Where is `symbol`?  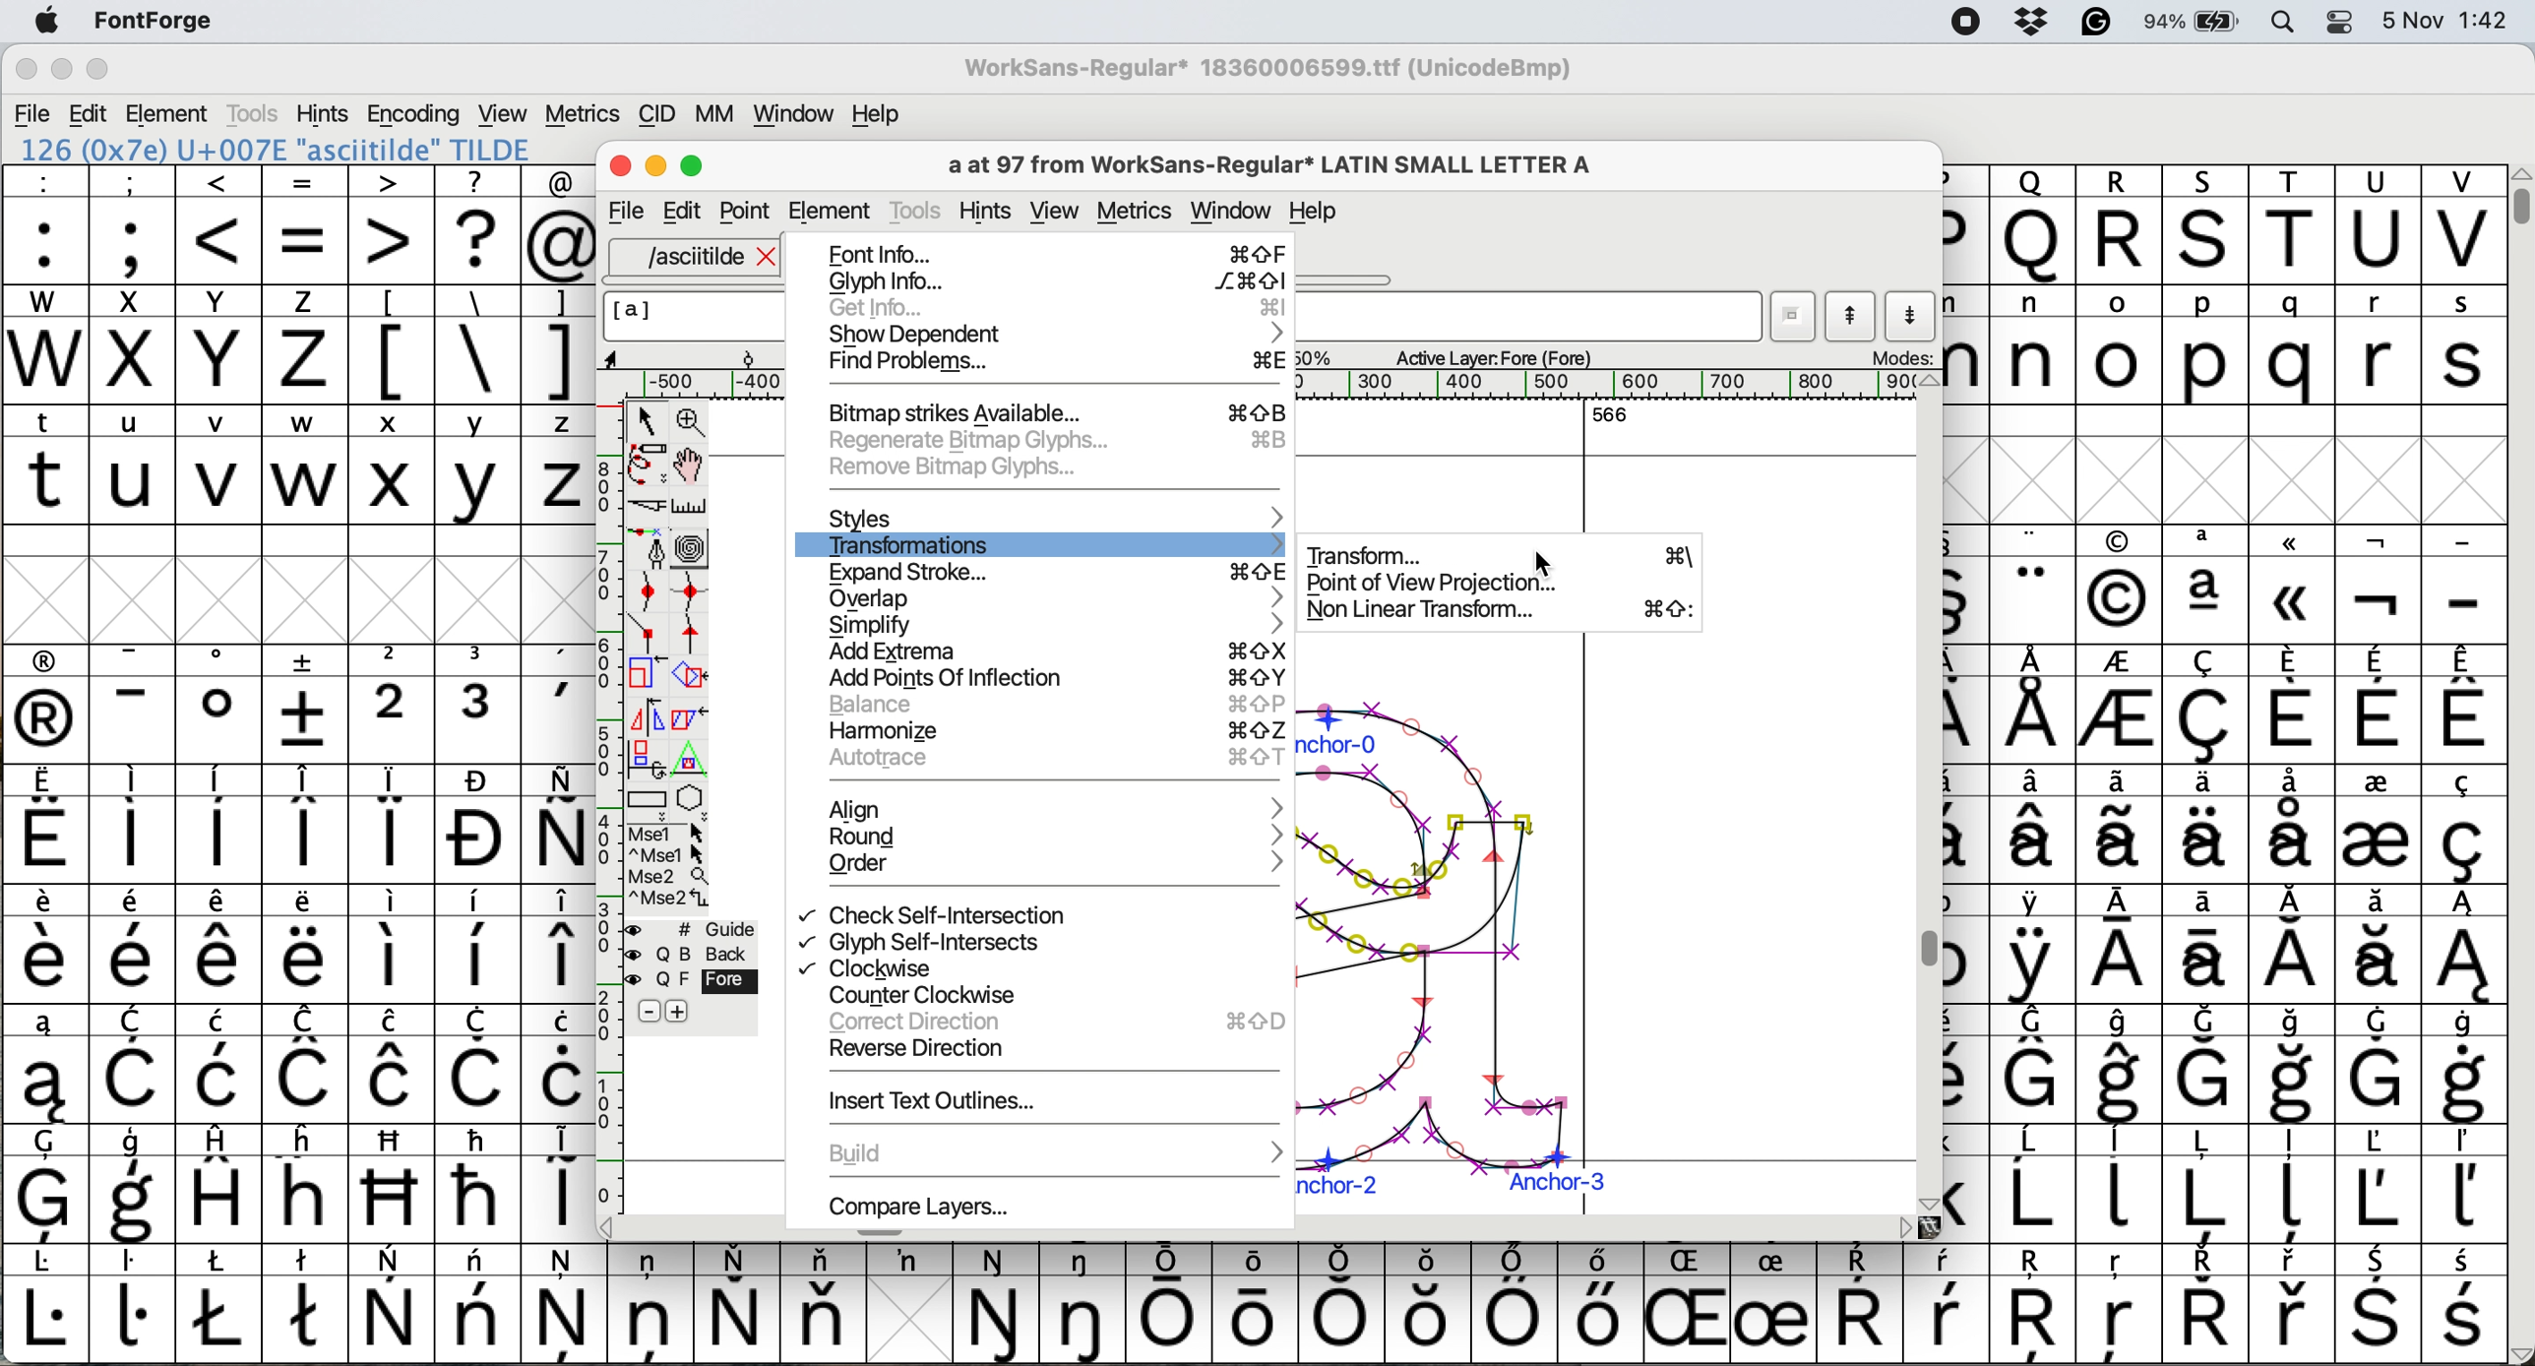
symbol is located at coordinates (2123, 825).